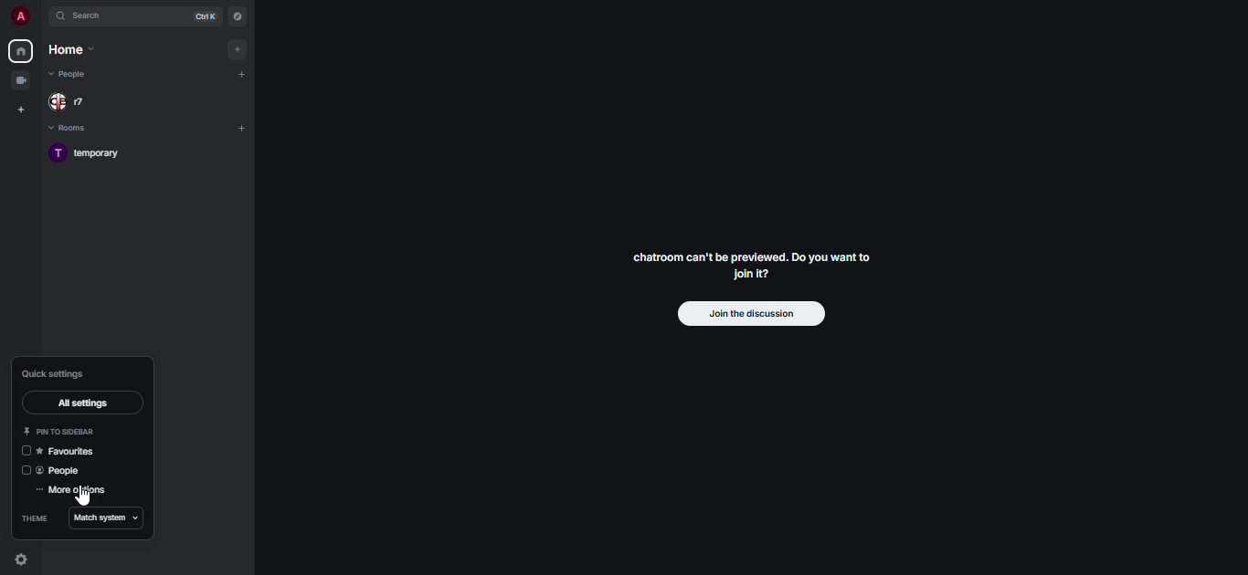 The image size is (1248, 575). What do you see at coordinates (238, 50) in the screenshot?
I see `add` at bounding box center [238, 50].